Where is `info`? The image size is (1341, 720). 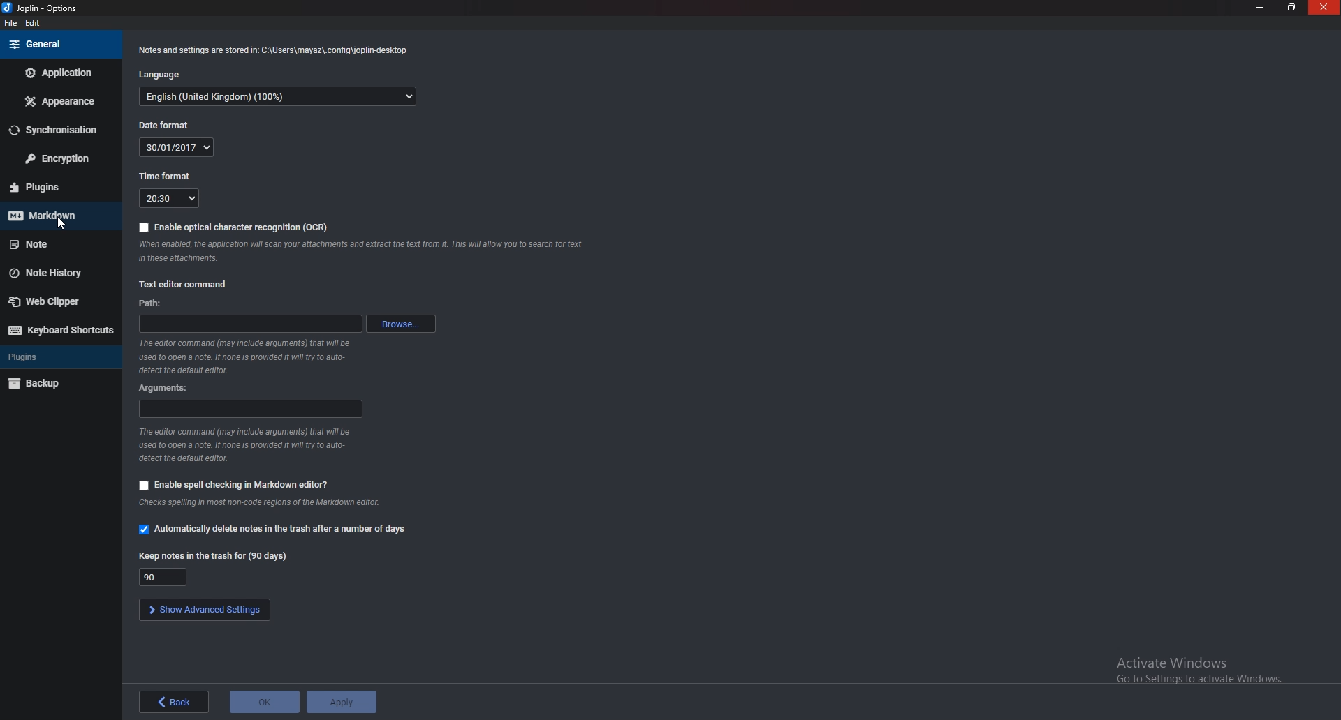 info is located at coordinates (278, 50).